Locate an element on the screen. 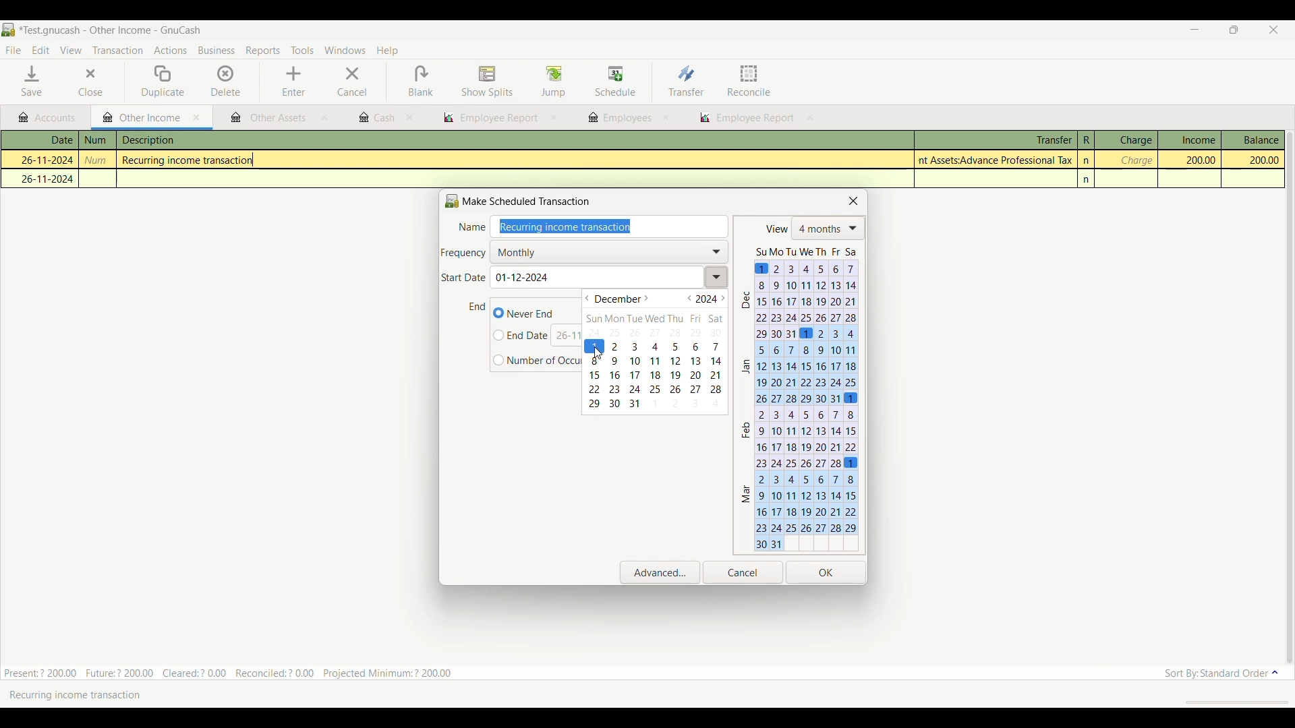 This screenshot has width=1295, height=728. employee report is located at coordinates (754, 119).